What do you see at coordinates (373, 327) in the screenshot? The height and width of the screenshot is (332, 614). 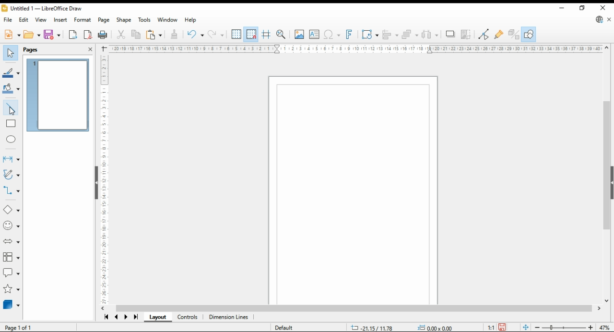 I see `-21.15/11.78` at bounding box center [373, 327].